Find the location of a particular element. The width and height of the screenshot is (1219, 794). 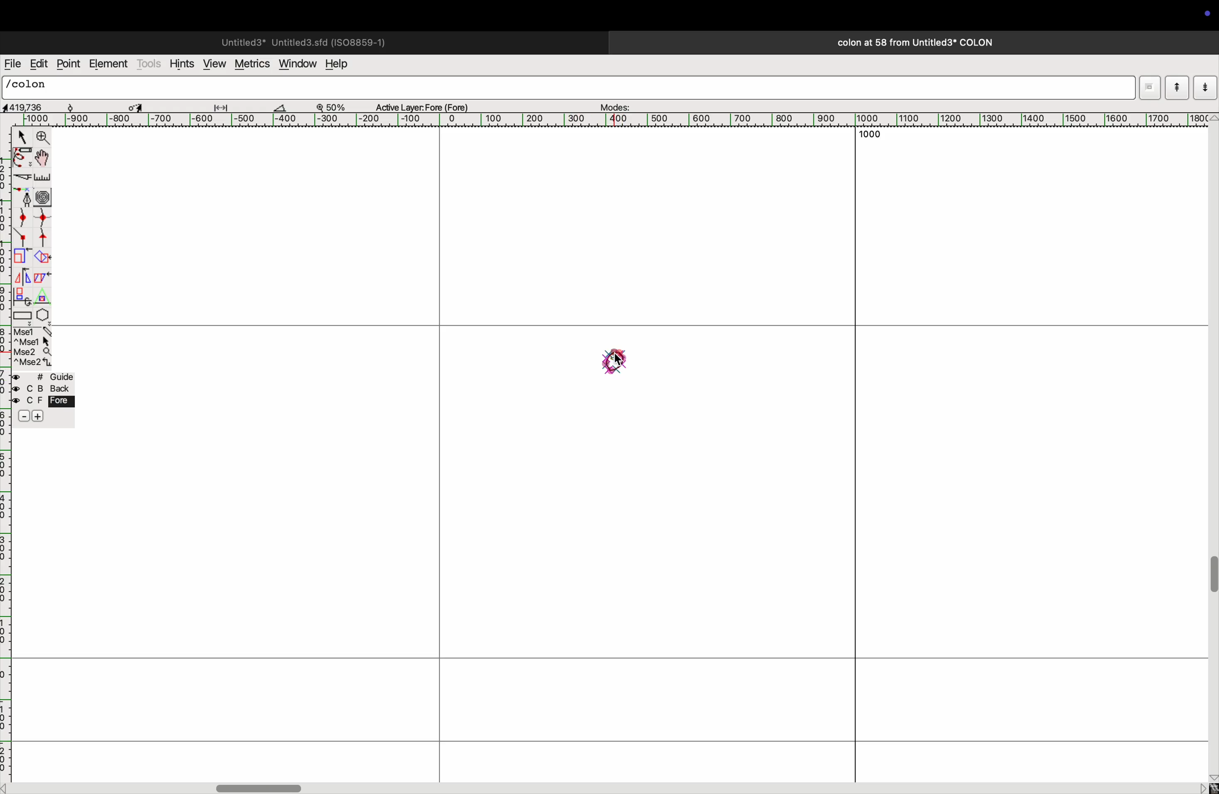

metrics is located at coordinates (251, 64).